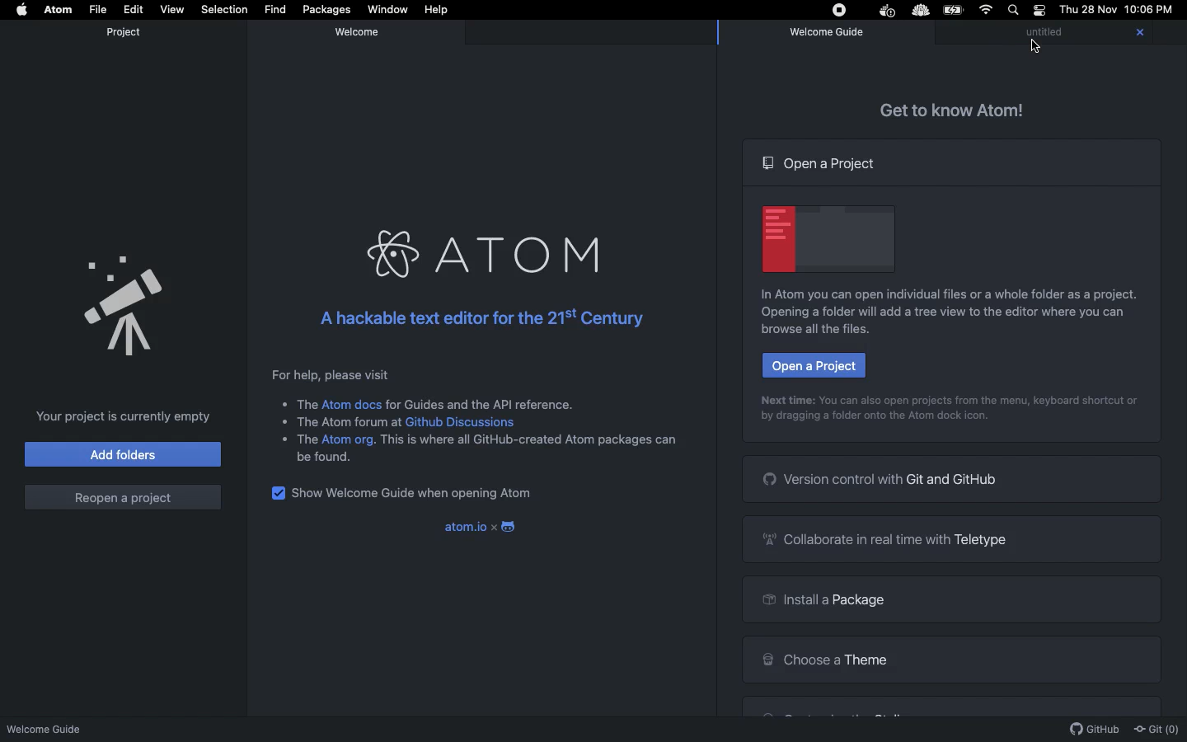 The image size is (1187, 742). I want to click on Text, so click(296, 439).